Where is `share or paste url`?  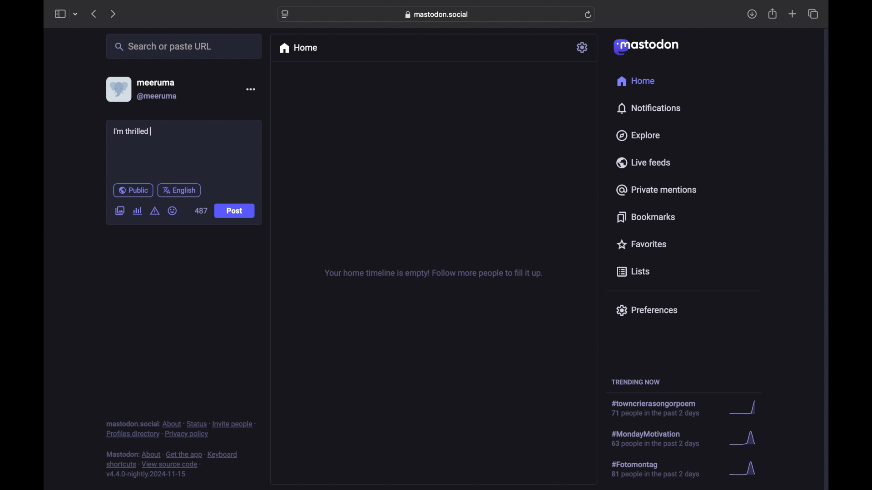
share or paste url is located at coordinates (163, 46).